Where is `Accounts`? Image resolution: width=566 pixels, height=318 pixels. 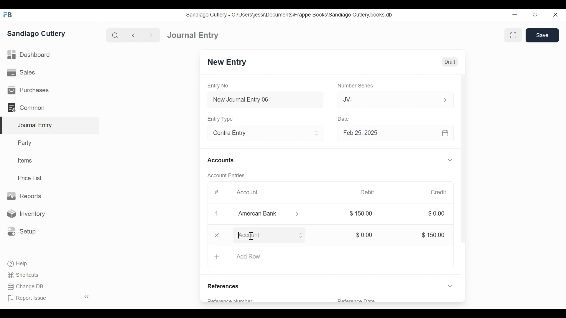
Accounts is located at coordinates (222, 161).